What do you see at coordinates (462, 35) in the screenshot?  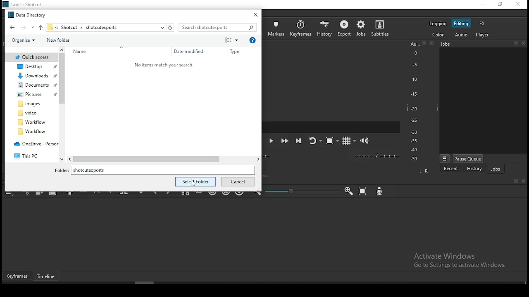 I see `audio` at bounding box center [462, 35].